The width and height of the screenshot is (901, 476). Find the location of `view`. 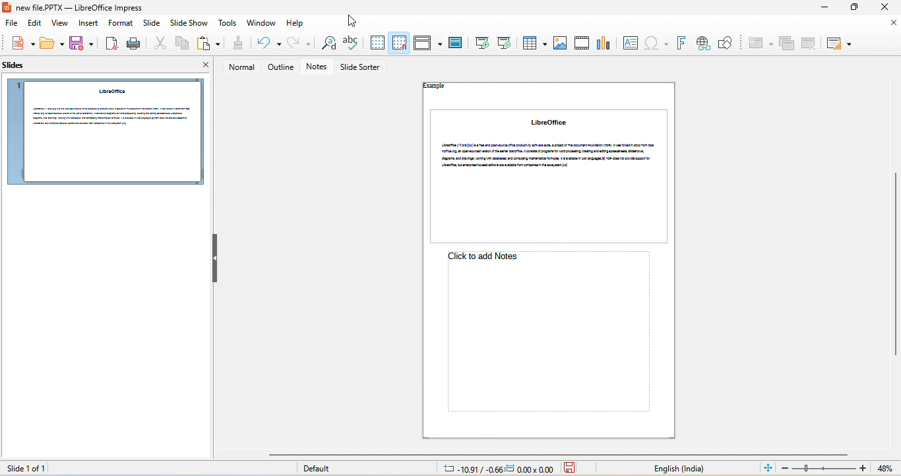

view is located at coordinates (61, 24).